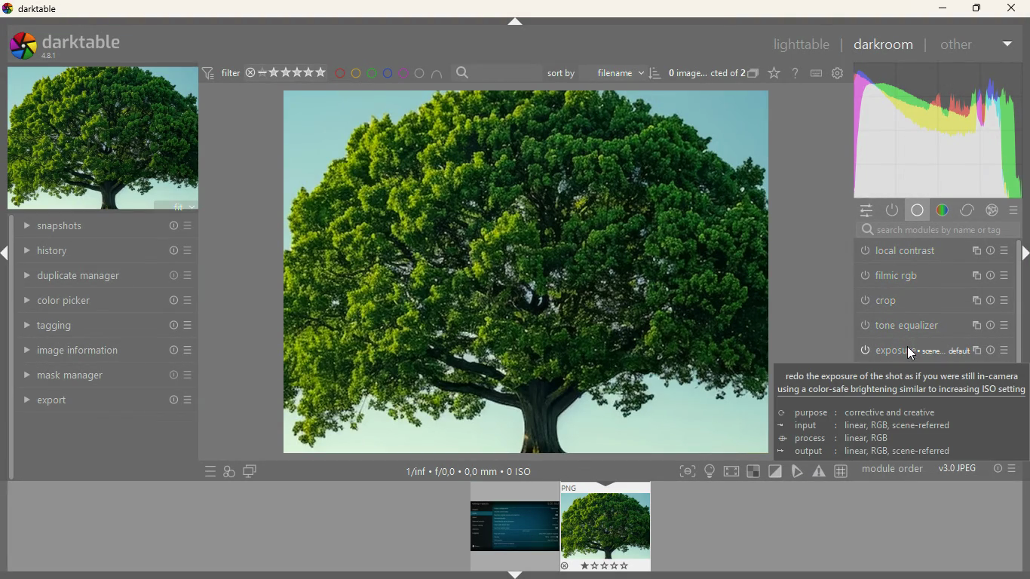  Describe the element at coordinates (995, 471) in the screenshot. I see `` at that location.